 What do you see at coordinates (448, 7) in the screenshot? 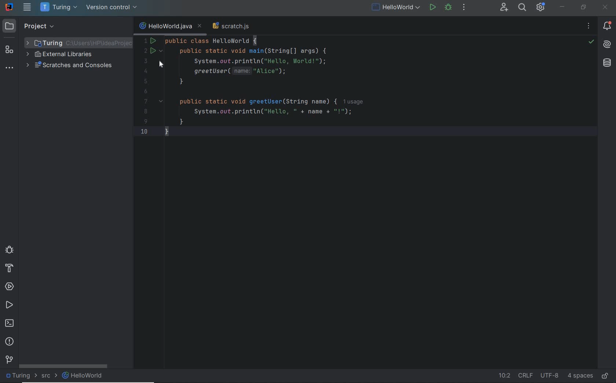
I see `debug` at bounding box center [448, 7].